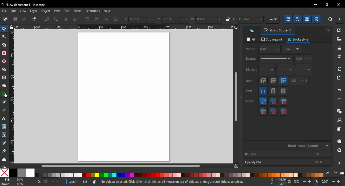  Describe the element at coordinates (59, 175) in the screenshot. I see `color tone pallete` at that location.